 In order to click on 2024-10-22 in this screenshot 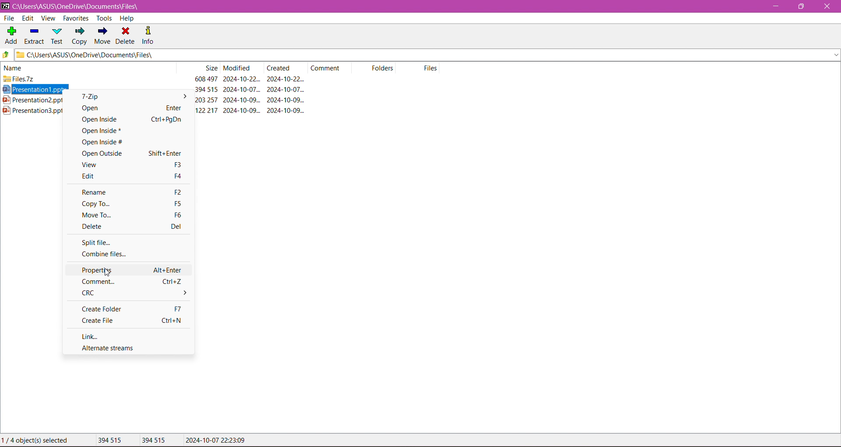, I will do `click(286, 79)`.